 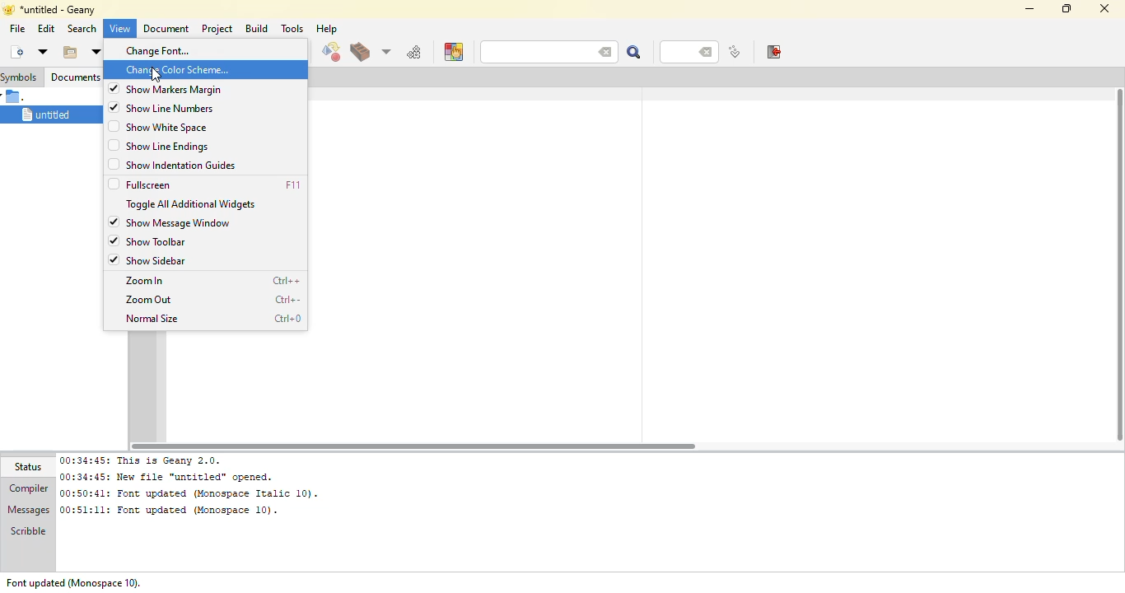 I want to click on show line numbers, so click(x=178, y=109).